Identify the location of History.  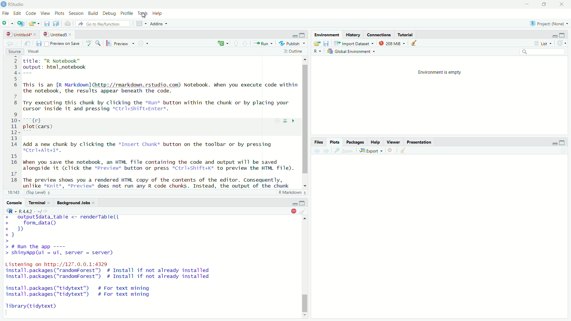
(352, 34).